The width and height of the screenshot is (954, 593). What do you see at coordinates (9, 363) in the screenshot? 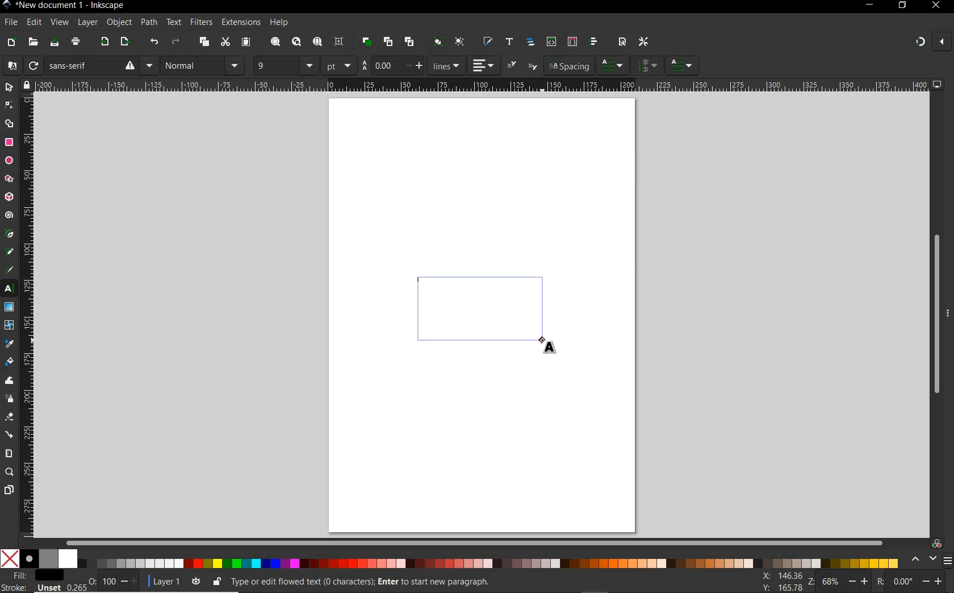
I see `paint bucket tool` at bounding box center [9, 363].